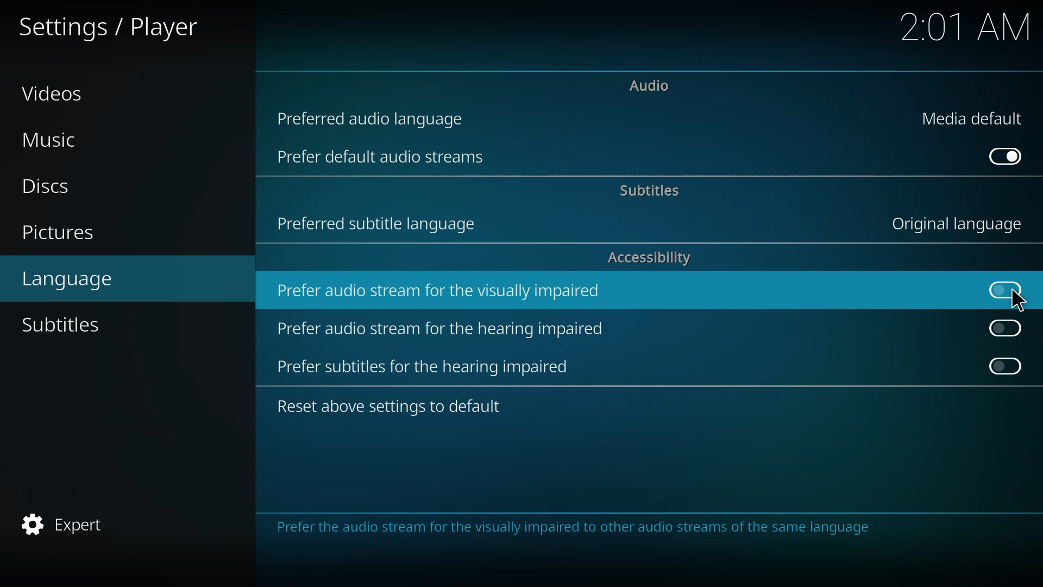 The width and height of the screenshot is (1043, 587). I want to click on expert, so click(67, 523).